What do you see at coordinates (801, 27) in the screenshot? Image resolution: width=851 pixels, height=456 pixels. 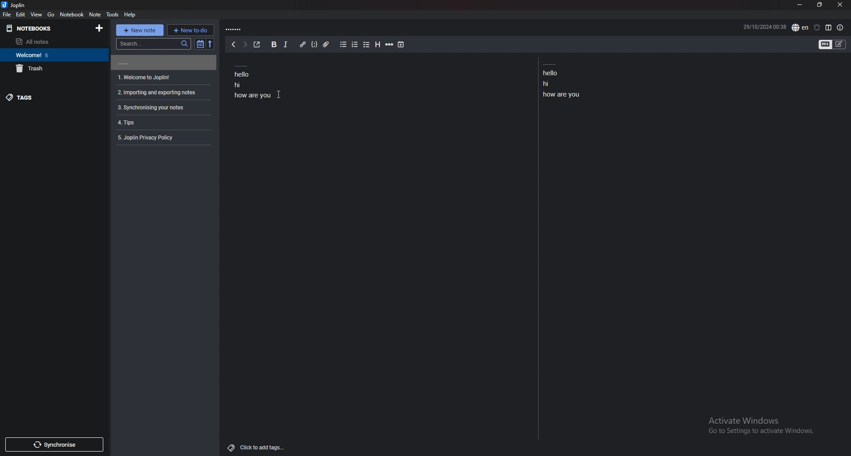 I see `spell check` at bounding box center [801, 27].